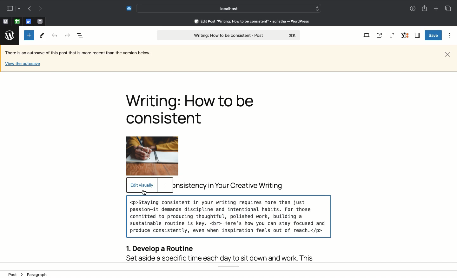  Describe the element at coordinates (230, 230) in the screenshot. I see `<br> added here` at that location.